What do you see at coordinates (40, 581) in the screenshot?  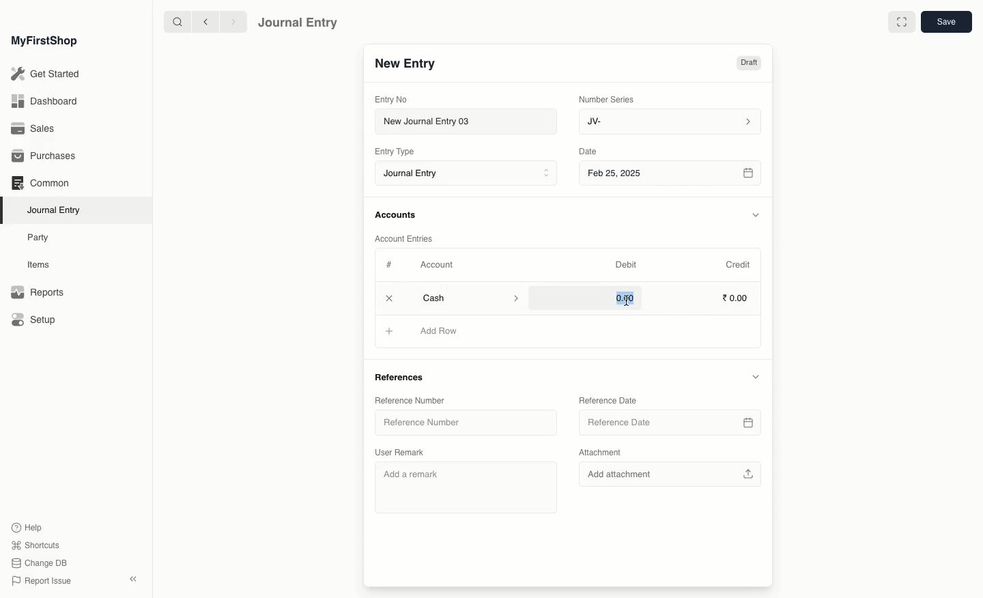 I see `Report Issue` at bounding box center [40, 581].